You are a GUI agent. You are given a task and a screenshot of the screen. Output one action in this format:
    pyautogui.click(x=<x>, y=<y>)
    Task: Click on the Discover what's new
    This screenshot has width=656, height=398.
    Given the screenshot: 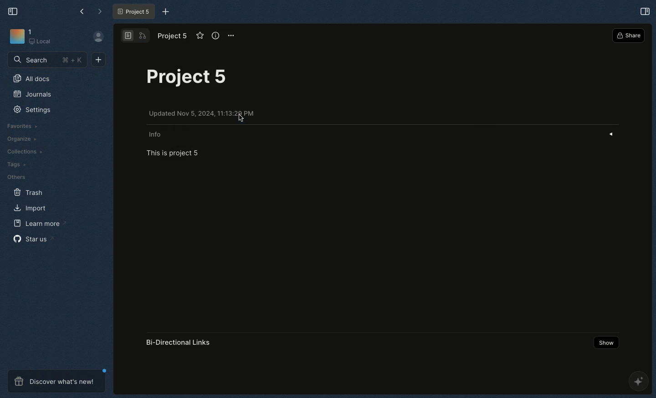 What is the action you would take?
    pyautogui.click(x=56, y=380)
    